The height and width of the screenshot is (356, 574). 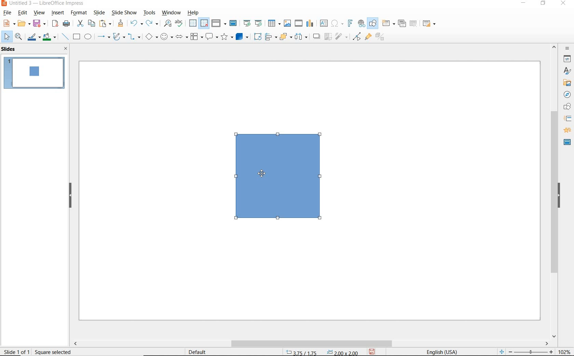 I want to click on undo, so click(x=136, y=24).